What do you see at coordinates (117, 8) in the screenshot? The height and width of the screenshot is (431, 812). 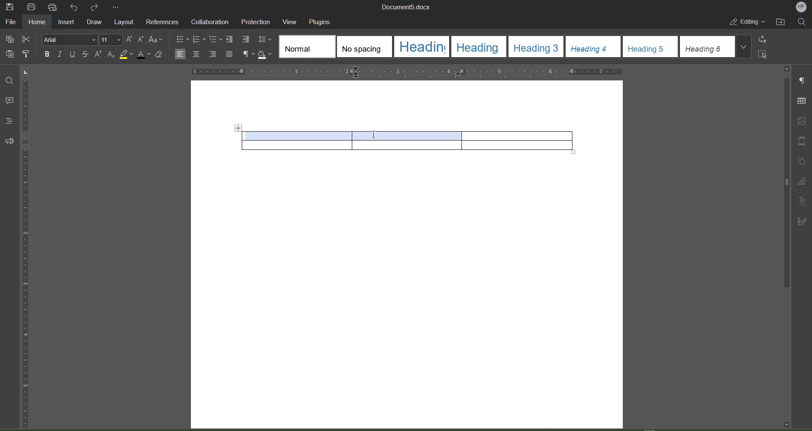 I see `More` at bounding box center [117, 8].